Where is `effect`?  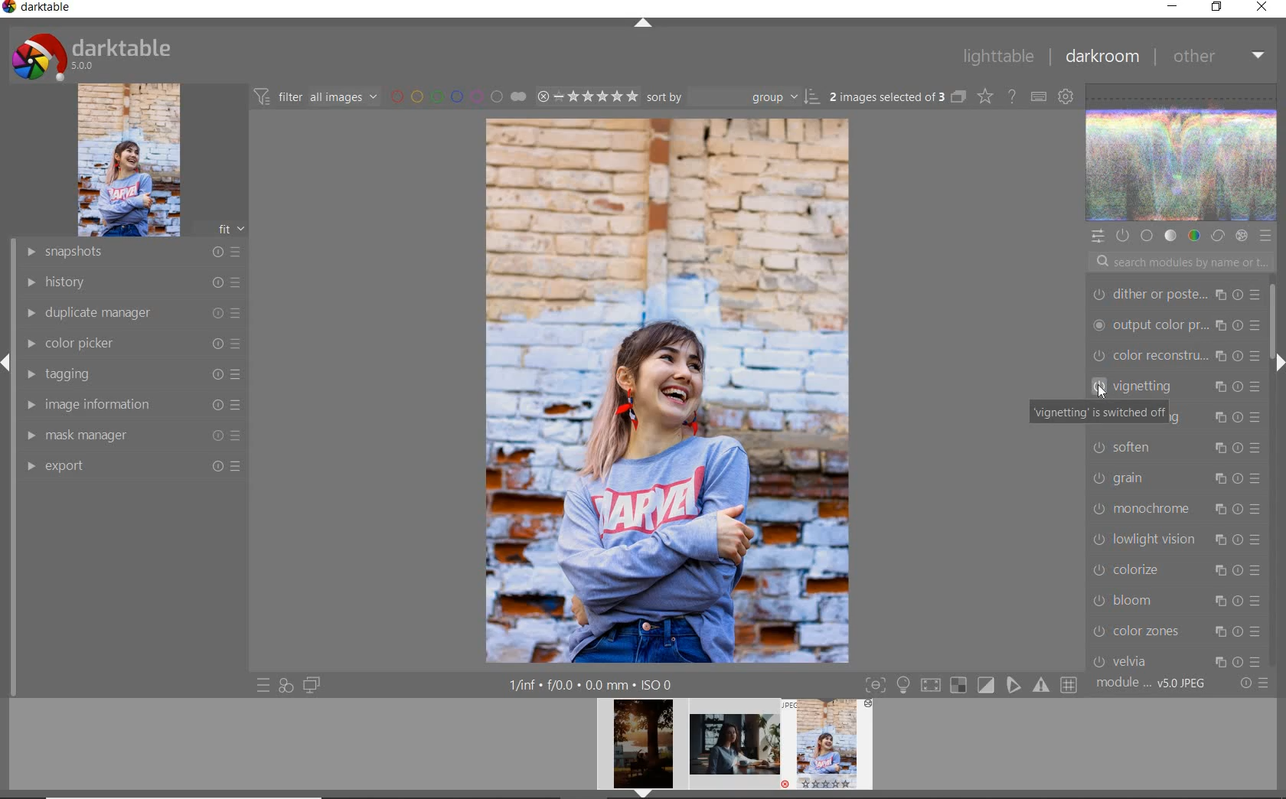 effect is located at coordinates (1241, 236).